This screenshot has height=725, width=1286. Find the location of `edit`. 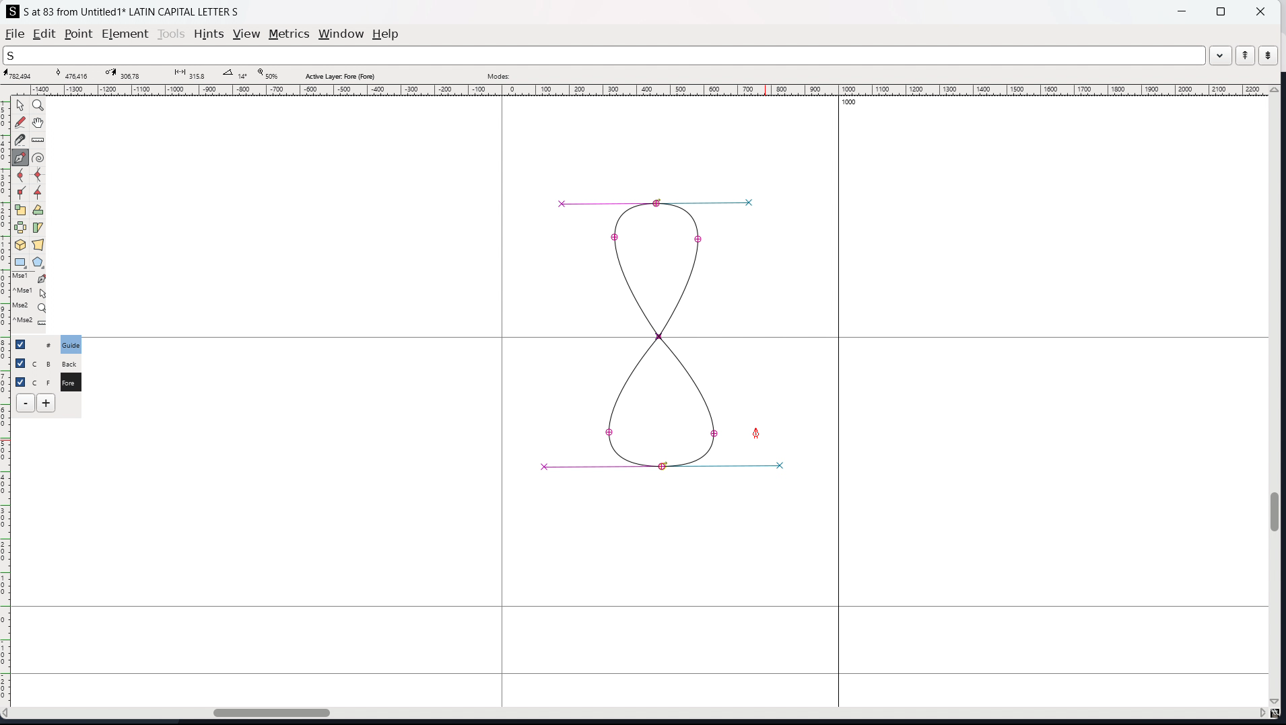

edit is located at coordinates (44, 34).